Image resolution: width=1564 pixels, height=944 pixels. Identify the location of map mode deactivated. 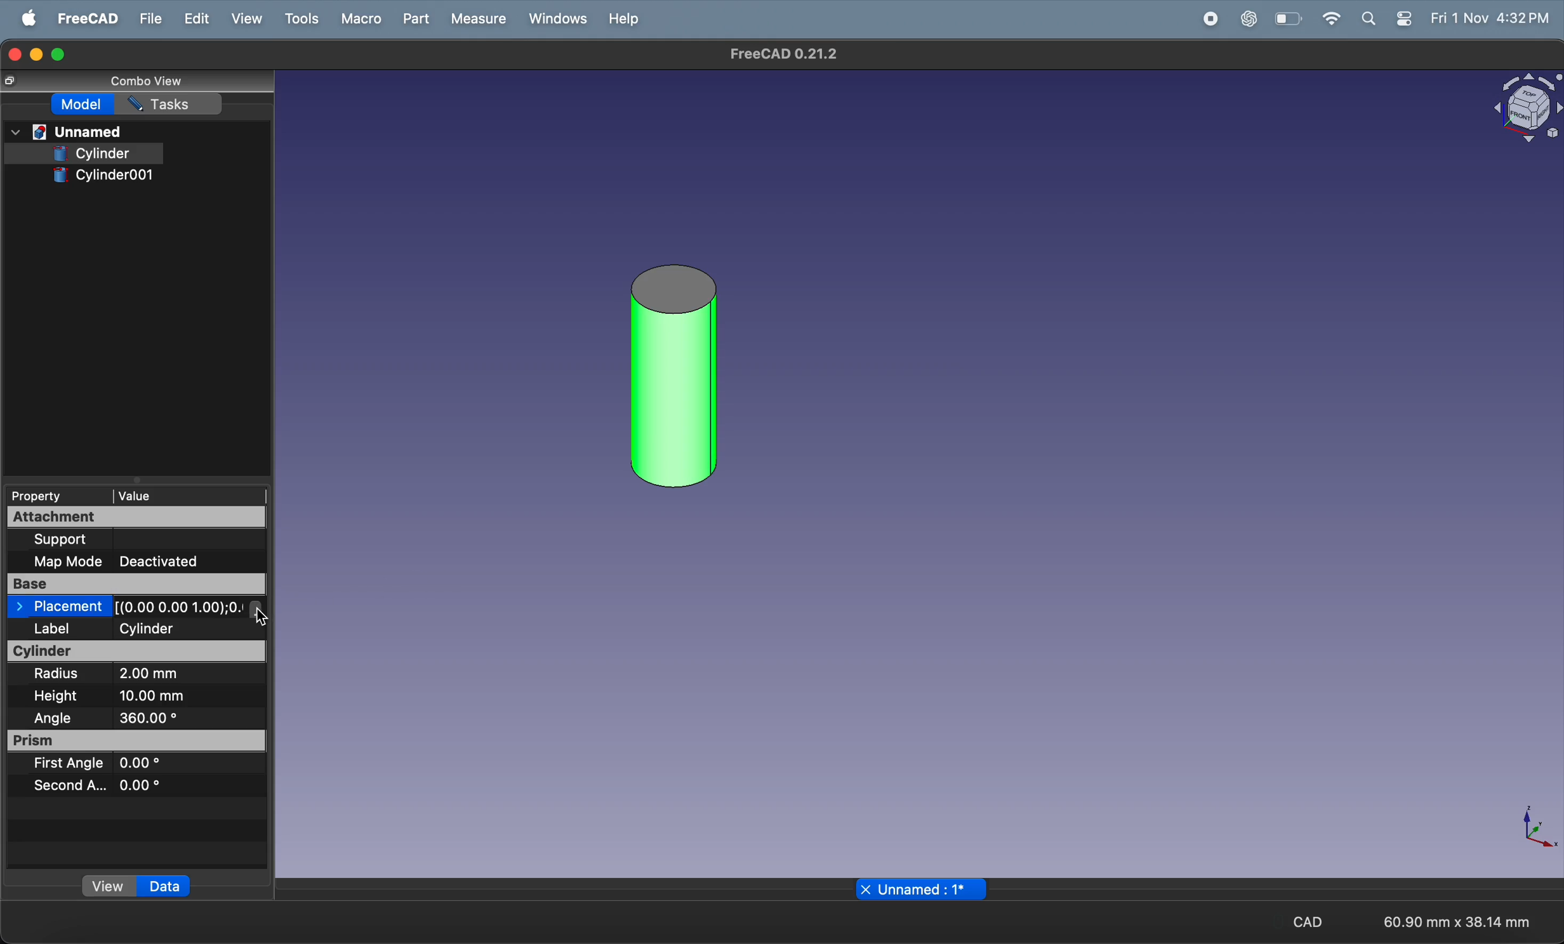
(126, 561).